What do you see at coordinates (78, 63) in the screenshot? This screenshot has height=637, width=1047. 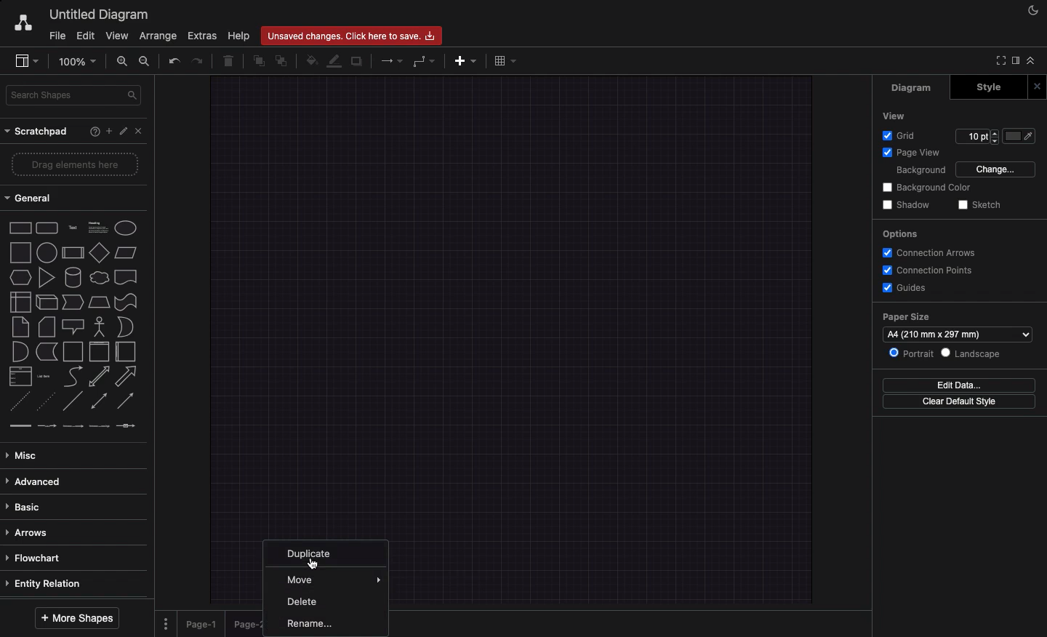 I see `100%` at bounding box center [78, 63].